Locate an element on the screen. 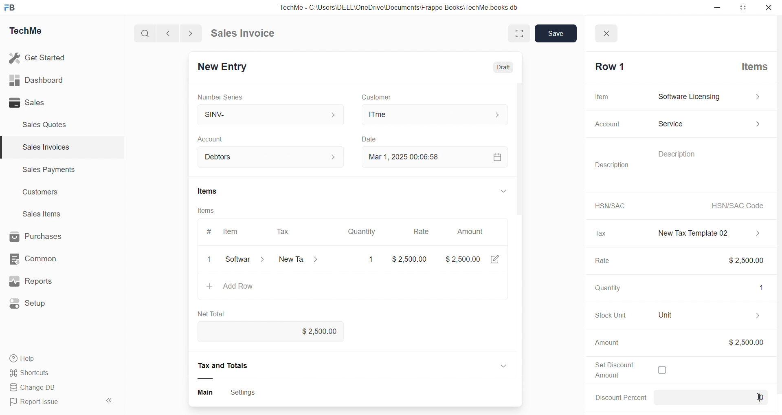 This screenshot has width=782, height=415. Close is located at coordinates (771, 9).